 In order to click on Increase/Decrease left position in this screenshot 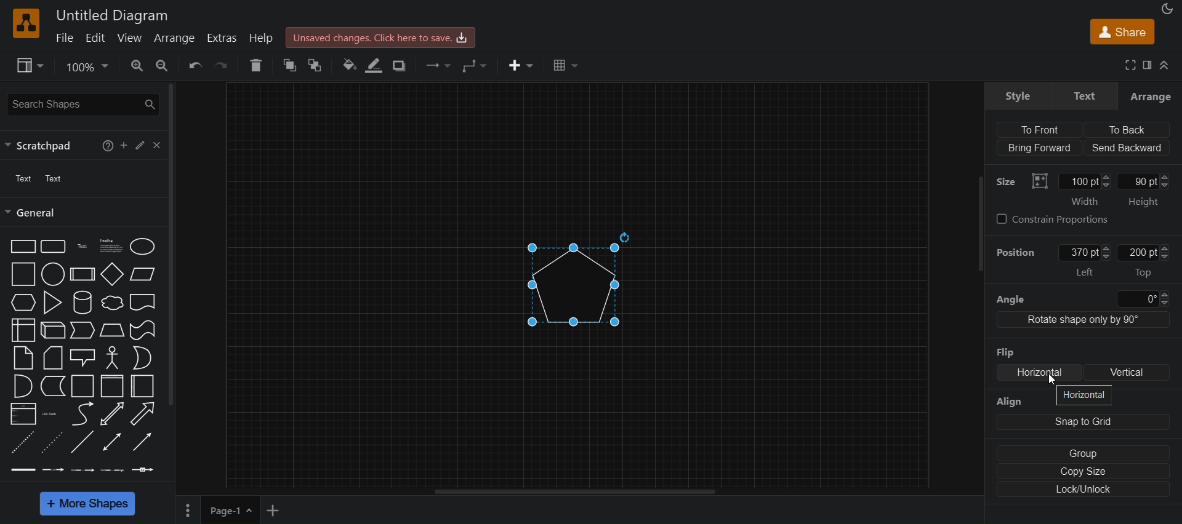, I will do `click(1106, 252)`.